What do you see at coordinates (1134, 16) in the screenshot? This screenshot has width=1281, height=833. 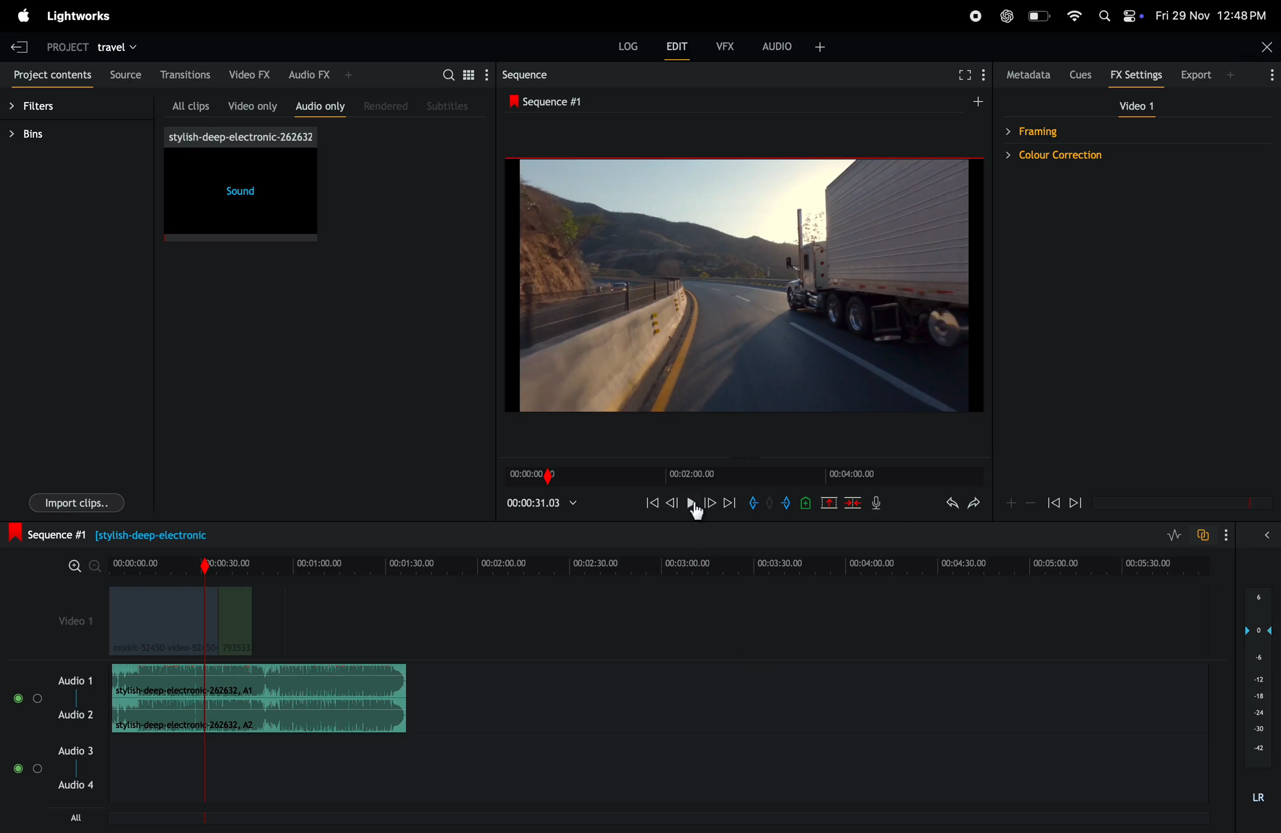 I see `control panel` at bounding box center [1134, 16].